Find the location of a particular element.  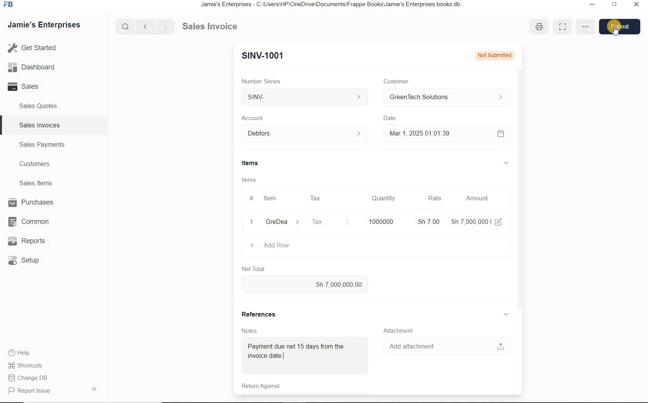

Customers is located at coordinates (34, 164).